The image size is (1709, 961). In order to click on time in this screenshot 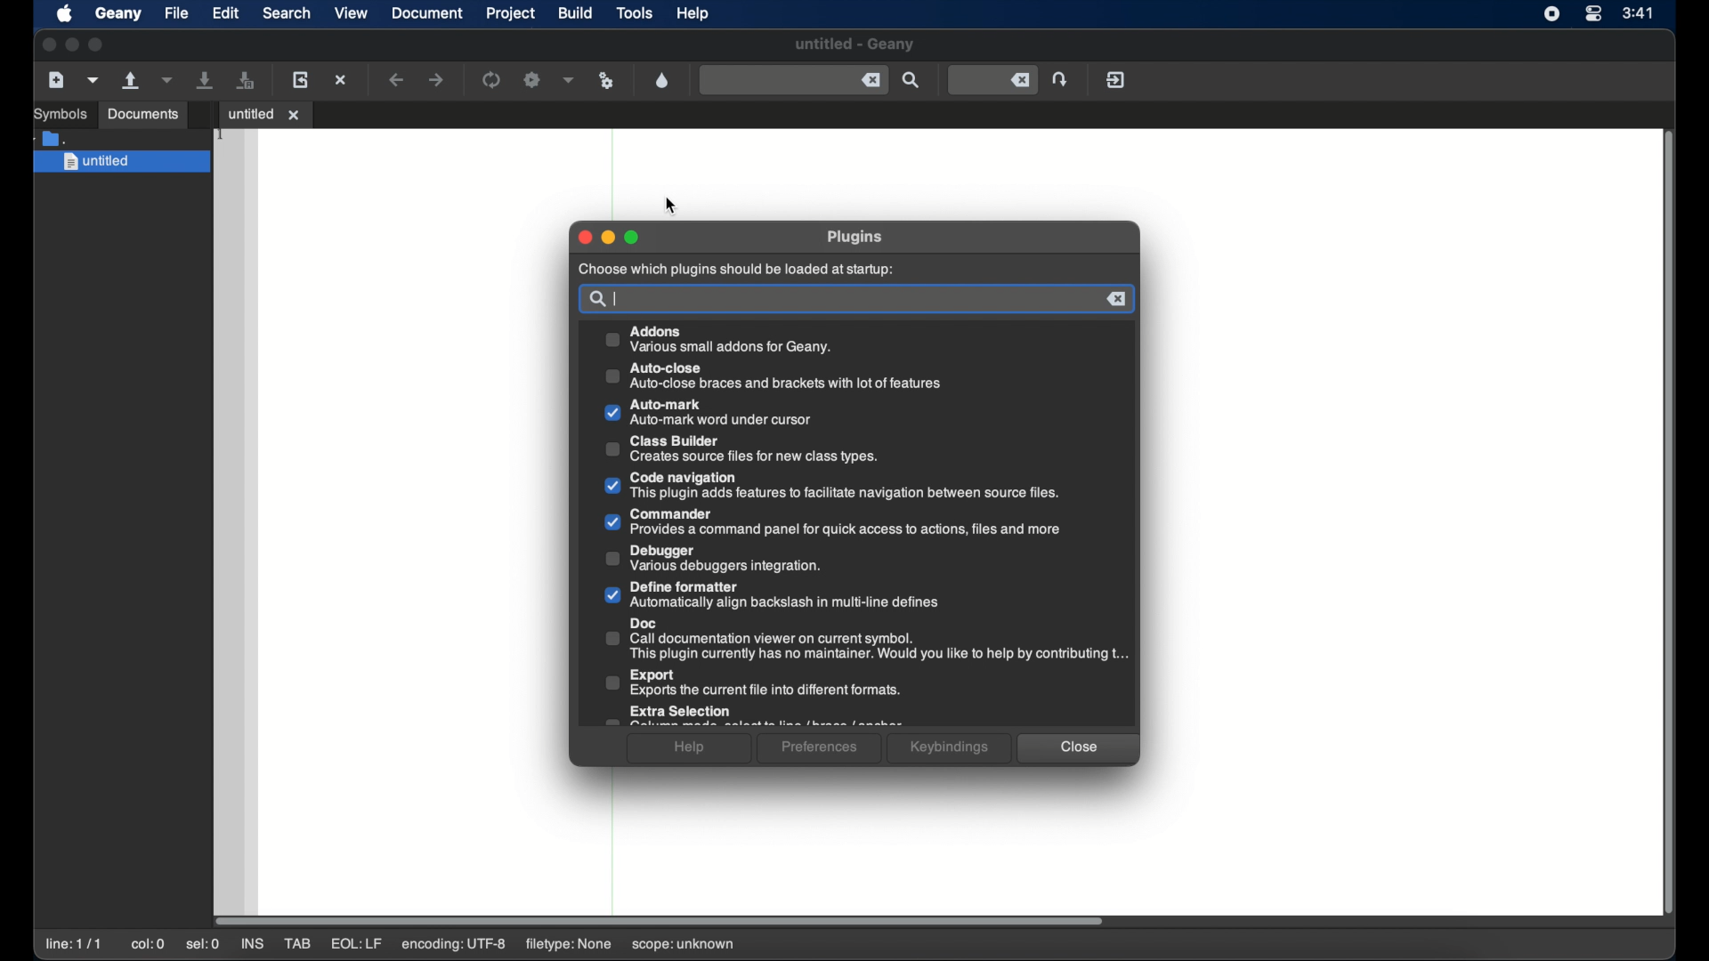, I will do `click(1638, 12)`.